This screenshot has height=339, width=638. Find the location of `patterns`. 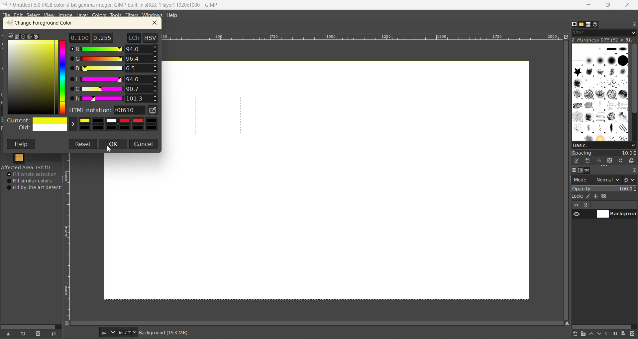

patterns is located at coordinates (582, 25).